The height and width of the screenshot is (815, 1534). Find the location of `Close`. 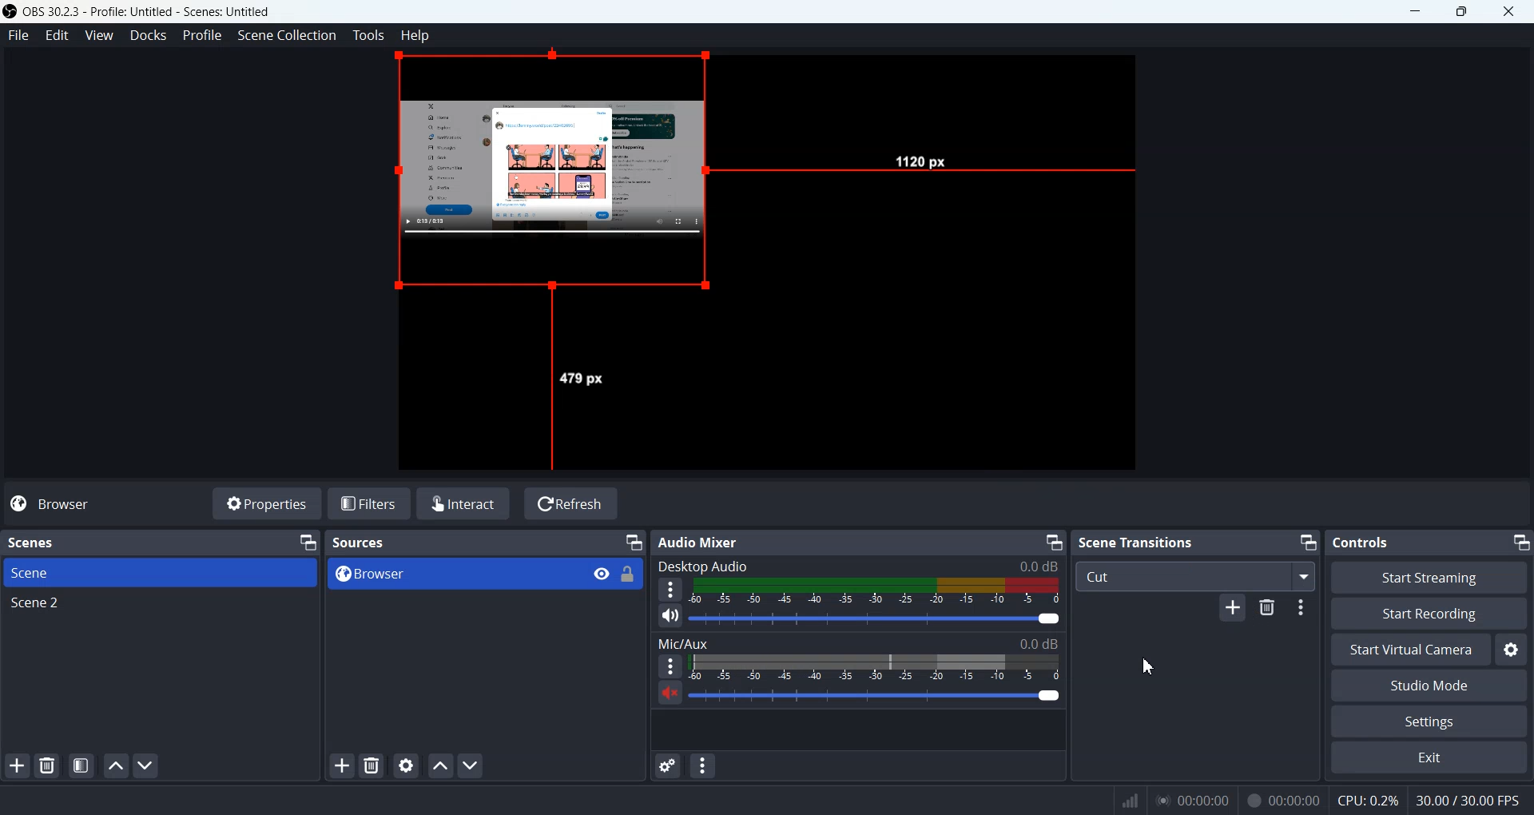

Close is located at coordinates (1507, 11).